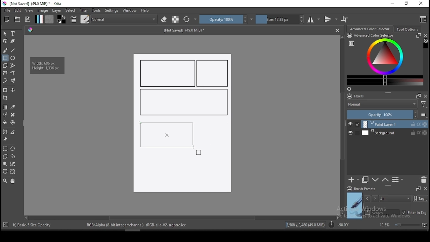 The image size is (430, 242). Describe the element at coordinates (12, 171) in the screenshot. I see `magnetic curve selection tool` at that location.